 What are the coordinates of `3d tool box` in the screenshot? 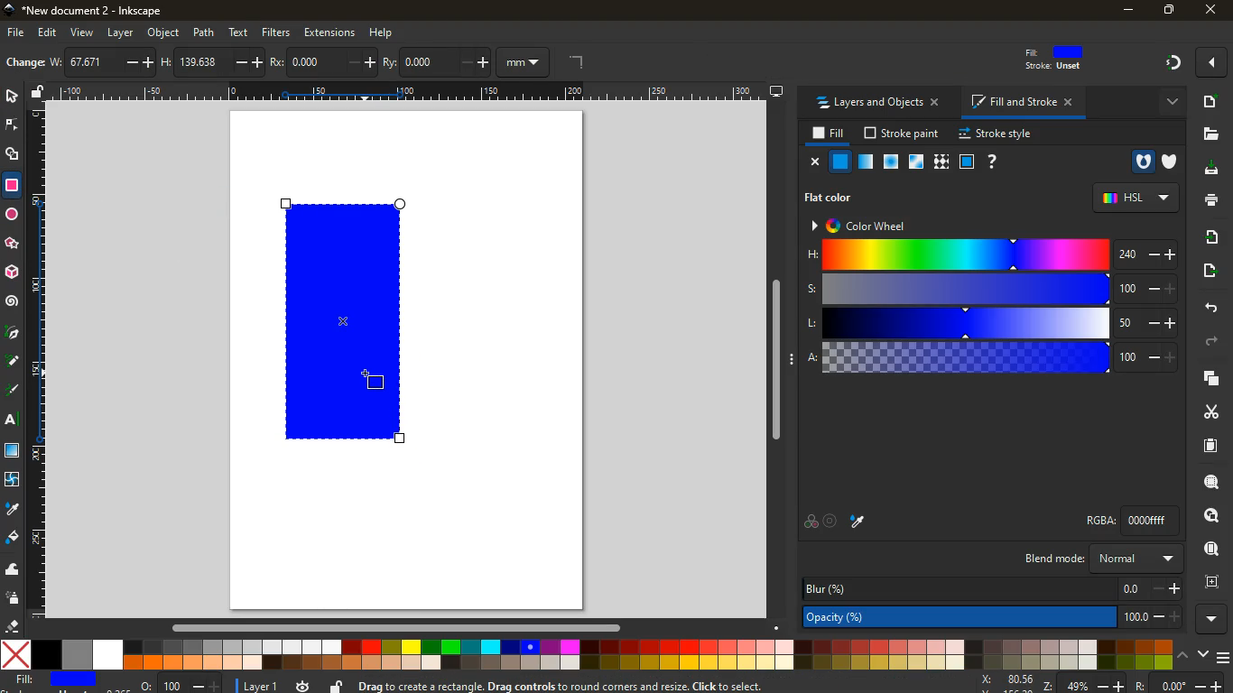 It's located at (12, 273).